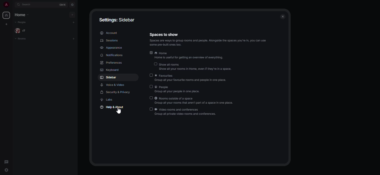 This screenshot has width=380, height=175. What do you see at coordinates (186, 55) in the screenshot?
I see `Home is useful for getting an overview of everything.` at bounding box center [186, 55].